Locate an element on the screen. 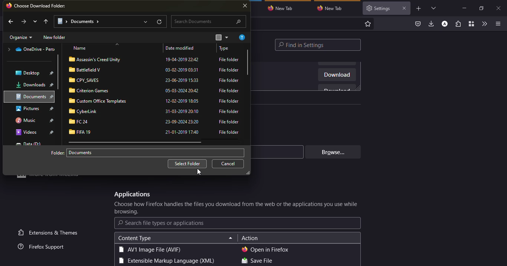  type is located at coordinates (228, 122).